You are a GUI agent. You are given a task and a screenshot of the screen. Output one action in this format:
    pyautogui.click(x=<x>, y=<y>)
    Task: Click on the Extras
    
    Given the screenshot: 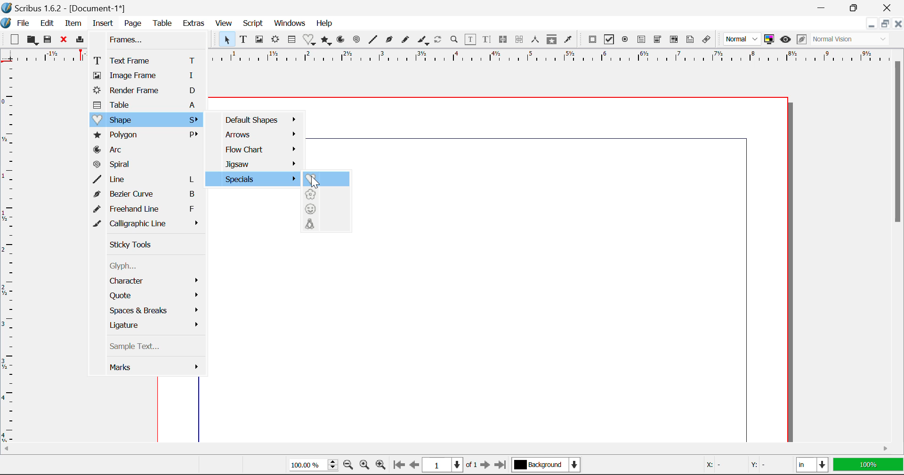 What is the action you would take?
    pyautogui.click(x=195, y=24)
    